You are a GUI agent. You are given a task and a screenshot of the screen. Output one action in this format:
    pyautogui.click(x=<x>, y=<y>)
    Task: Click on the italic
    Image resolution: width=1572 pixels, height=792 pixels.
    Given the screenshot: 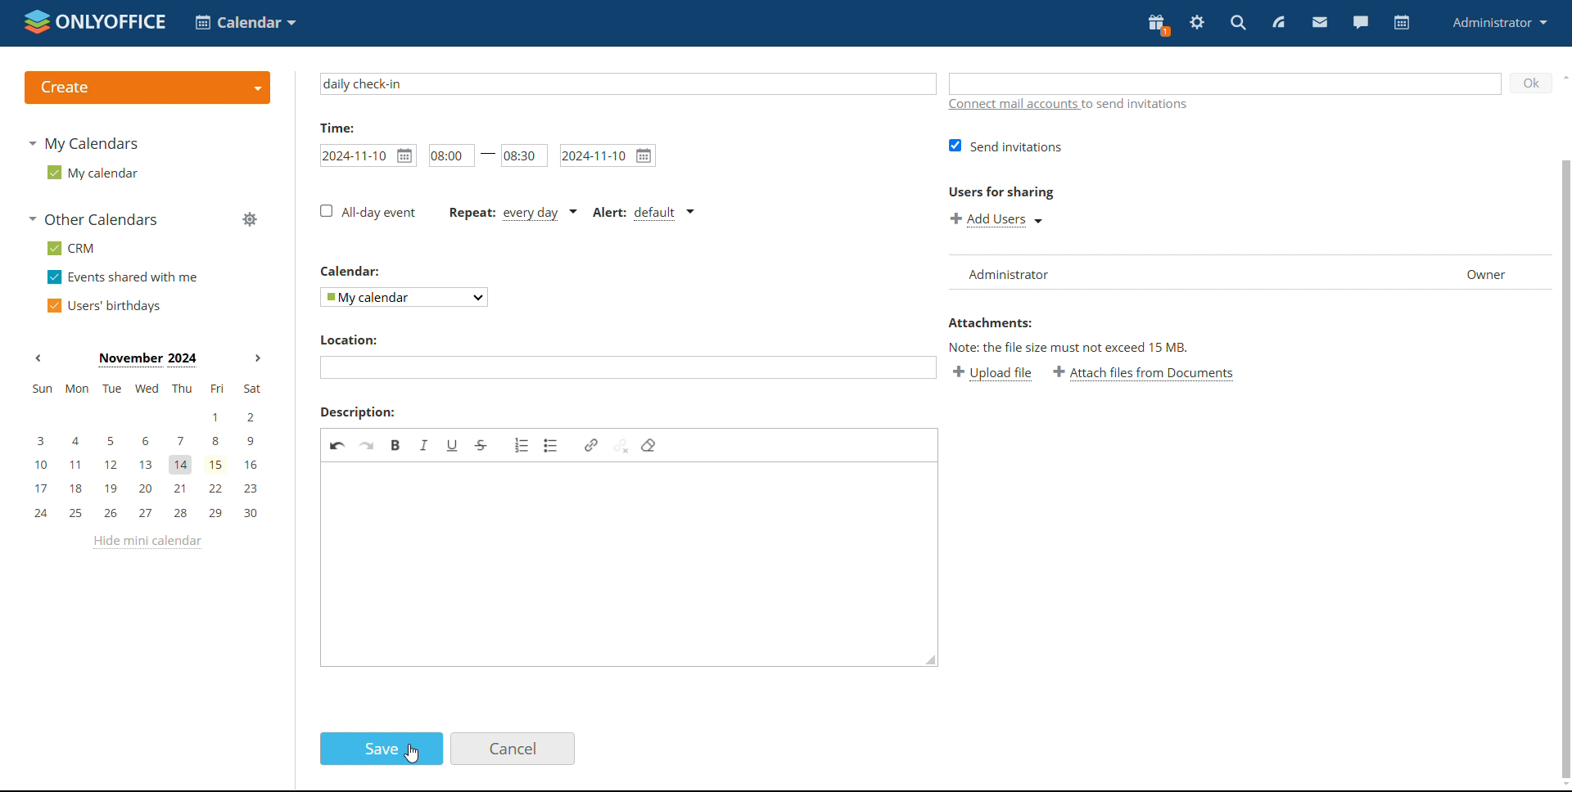 What is the action you would take?
    pyautogui.click(x=429, y=448)
    